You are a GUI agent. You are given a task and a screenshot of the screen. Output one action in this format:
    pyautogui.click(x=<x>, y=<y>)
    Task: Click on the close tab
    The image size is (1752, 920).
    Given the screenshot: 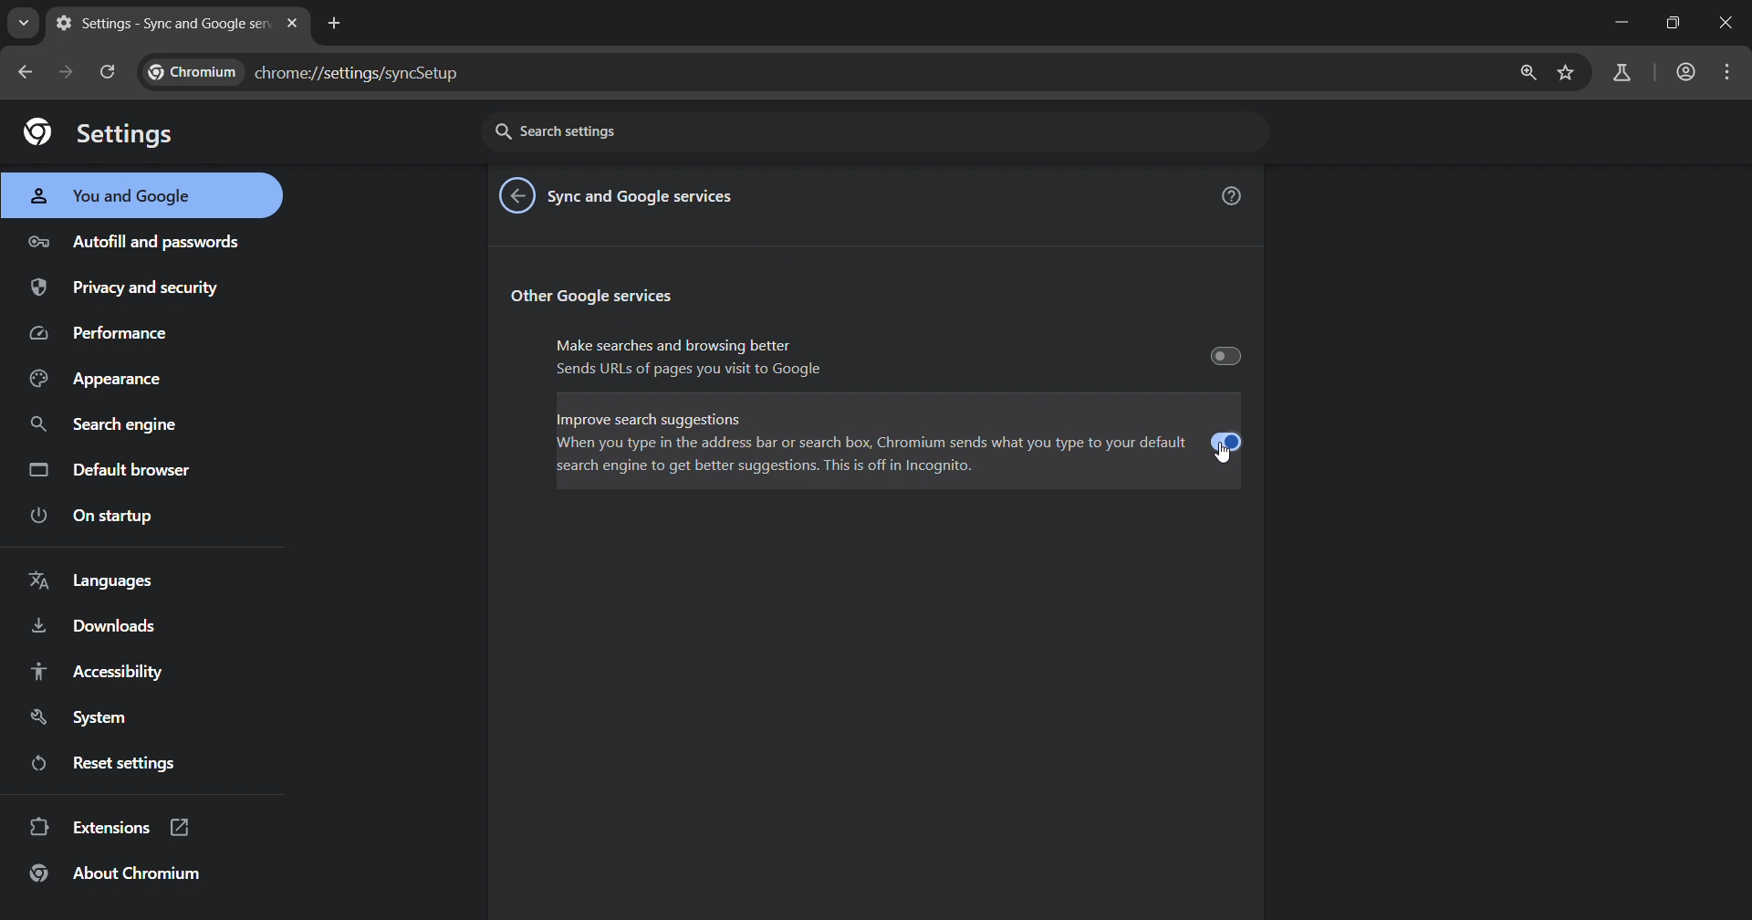 What is the action you would take?
    pyautogui.click(x=292, y=23)
    